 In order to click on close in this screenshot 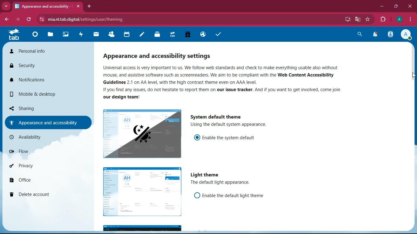, I will do `click(410, 6)`.